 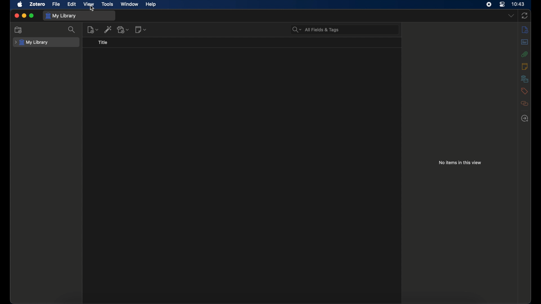 What do you see at coordinates (129, 4) in the screenshot?
I see `window` at bounding box center [129, 4].